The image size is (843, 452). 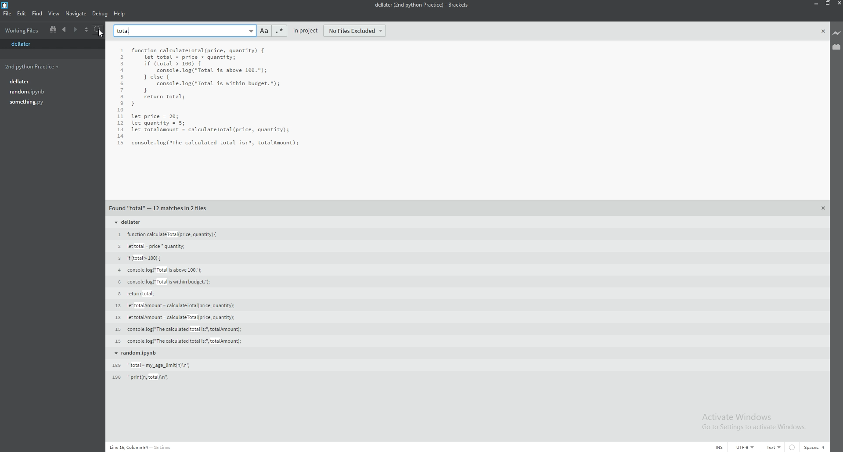 What do you see at coordinates (120, 136) in the screenshot?
I see `14` at bounding box center [120, 136].